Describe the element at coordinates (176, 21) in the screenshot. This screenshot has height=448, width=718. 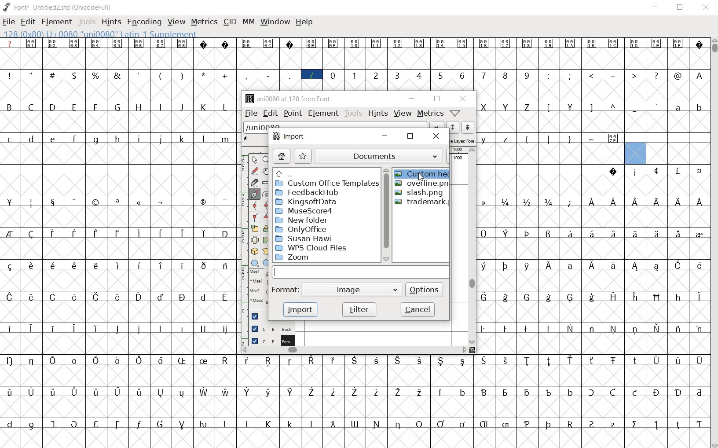
I see `VIEW` at that location.